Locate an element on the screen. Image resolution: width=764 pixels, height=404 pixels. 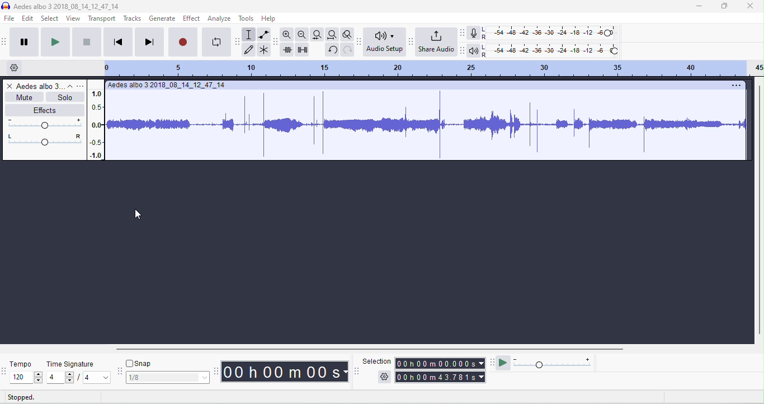
looping region is located at coordinates (433, 70).